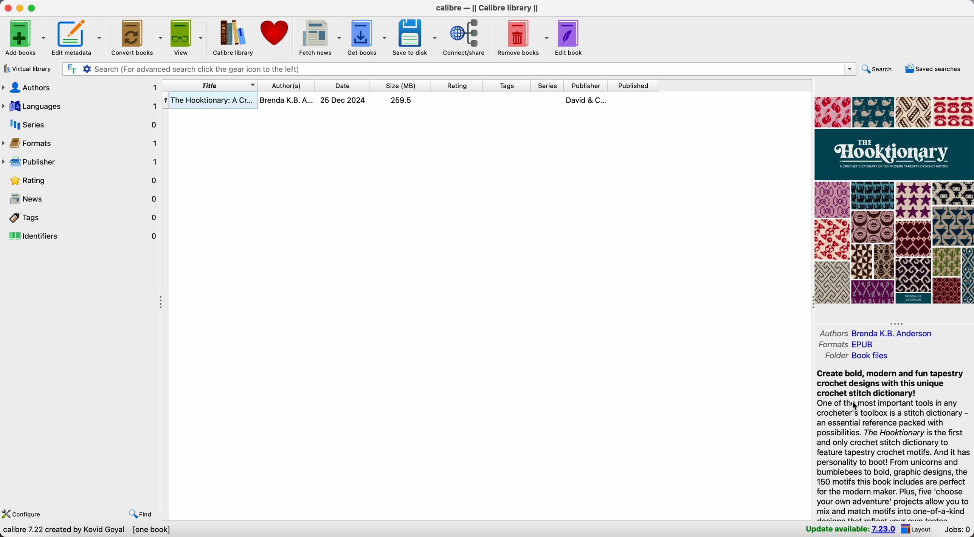 Image resolution: width=974 pixels, height=537 pixels. I want to click on connect/share, so click(466, 37).